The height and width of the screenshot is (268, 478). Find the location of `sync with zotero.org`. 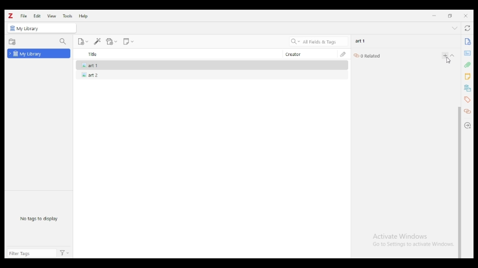

sync with zotero.org is located at coordinates (468, 28).